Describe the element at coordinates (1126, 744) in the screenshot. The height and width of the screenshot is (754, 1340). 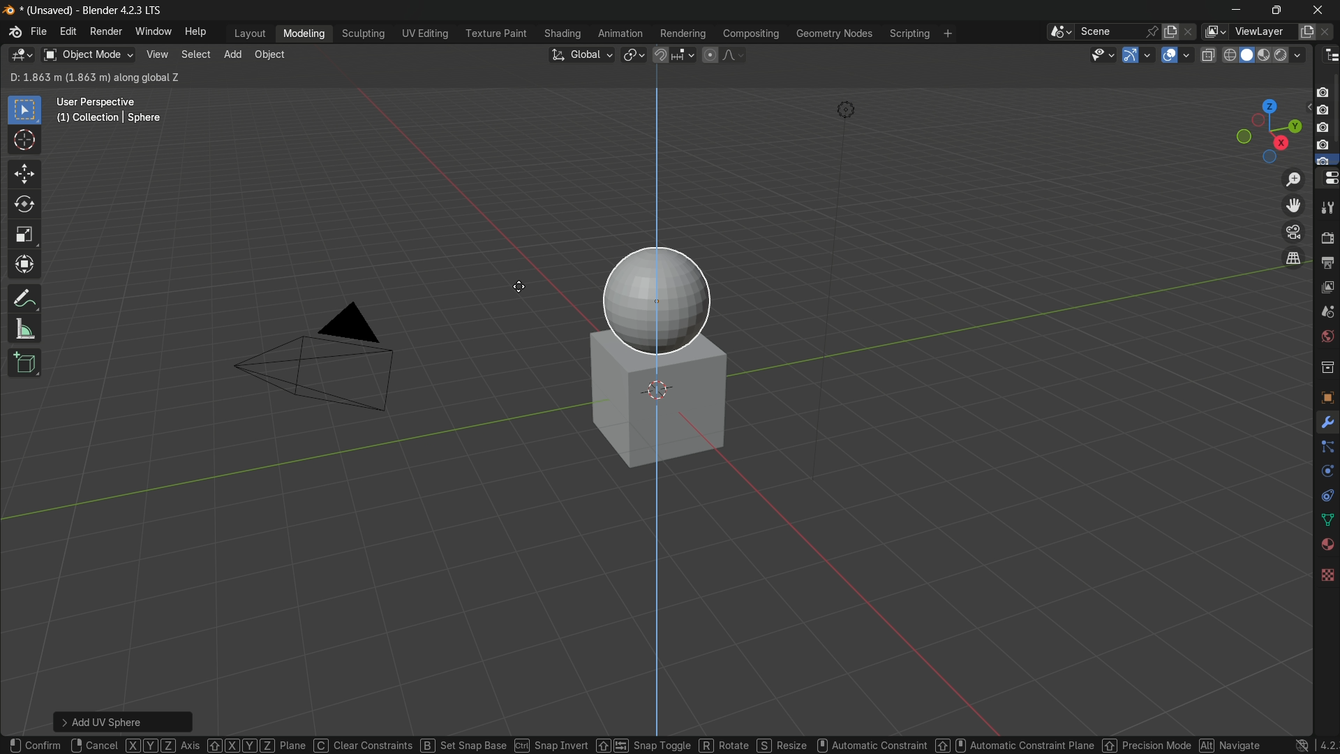
I see `Navigate` at that location.